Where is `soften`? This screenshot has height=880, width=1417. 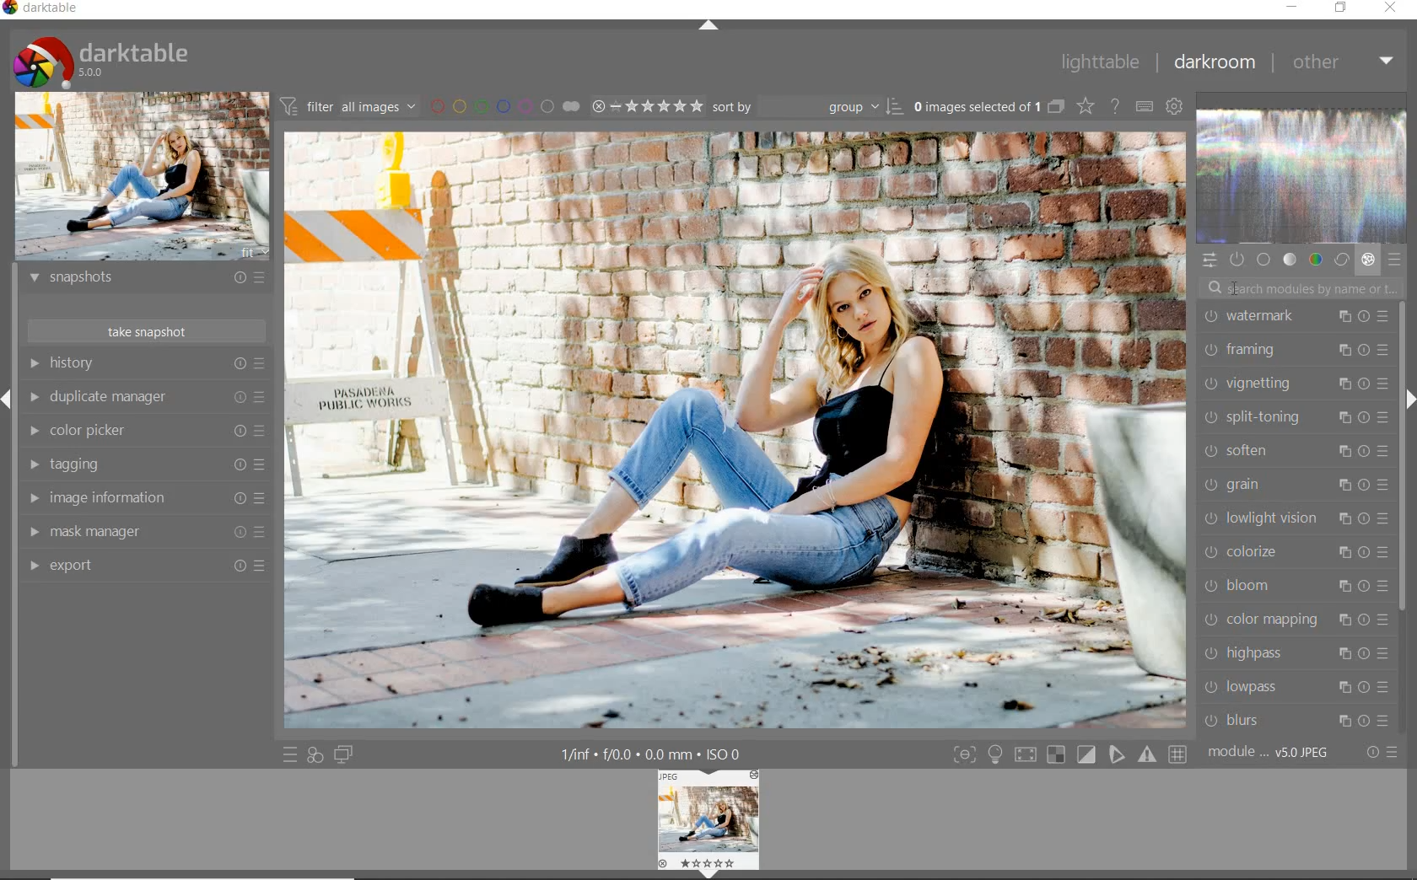
soften is located at coordinates (1294, 453).